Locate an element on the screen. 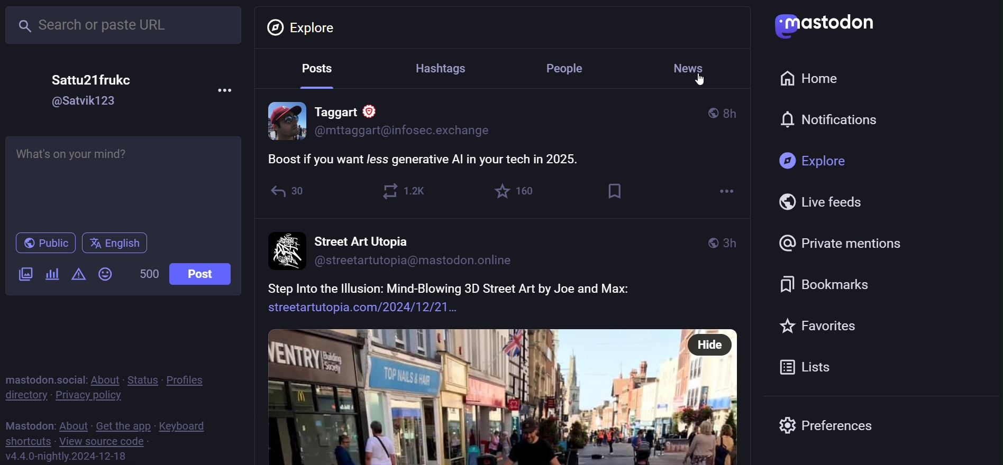 The image size is (1003, 465). content warning is located at coordinates (78, 274).